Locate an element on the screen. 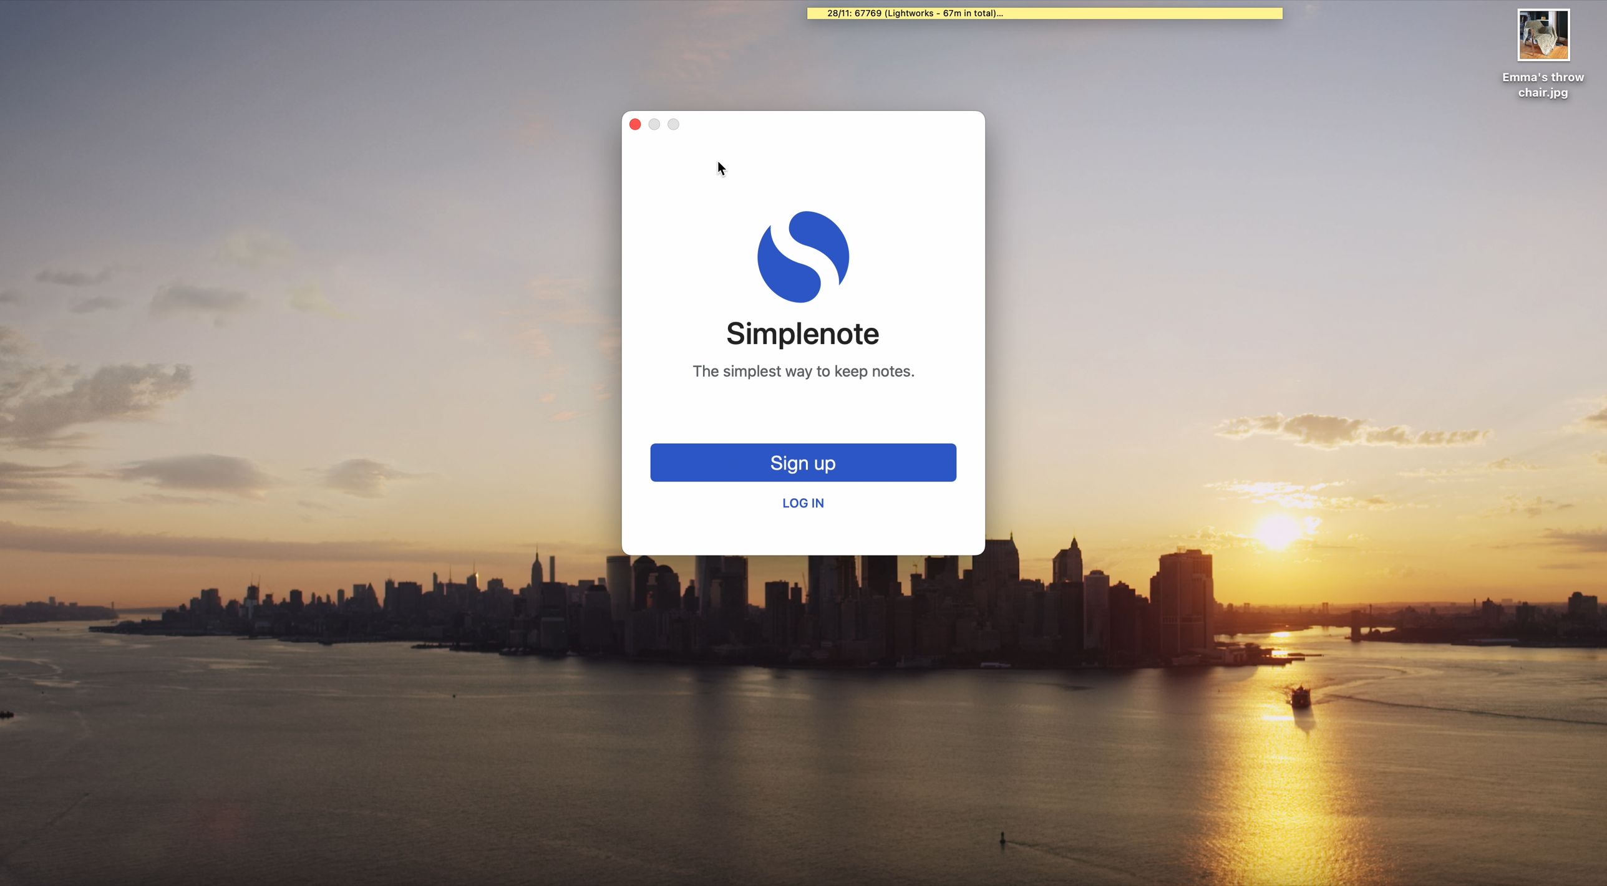 This screenshot has width=1607, height=886. Emma's throw
chair.jpg is located at coordinates (1544, 53).